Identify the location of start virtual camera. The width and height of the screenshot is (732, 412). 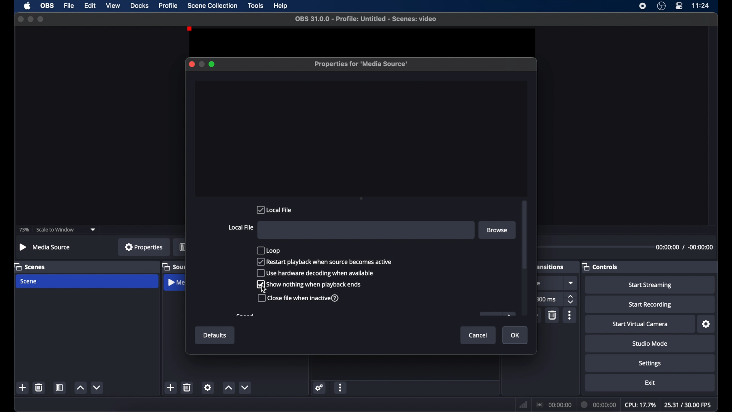
(640, 324).